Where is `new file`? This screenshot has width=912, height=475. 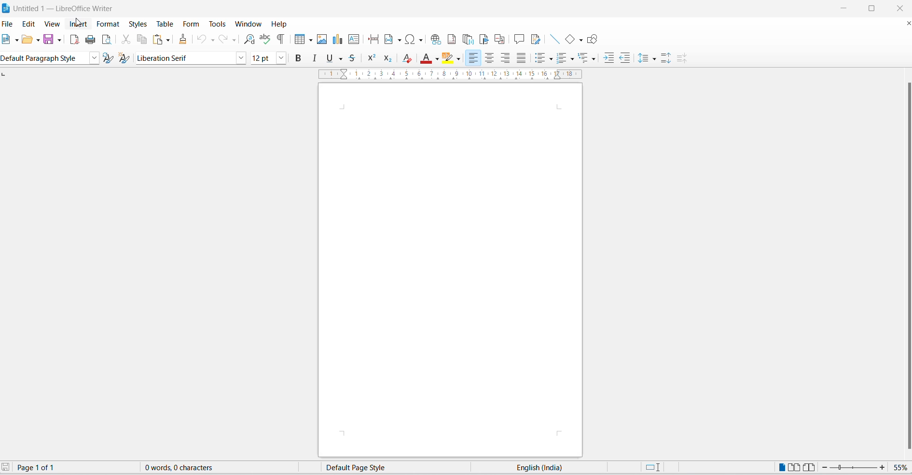
new file is located at coordinates (6, 39).